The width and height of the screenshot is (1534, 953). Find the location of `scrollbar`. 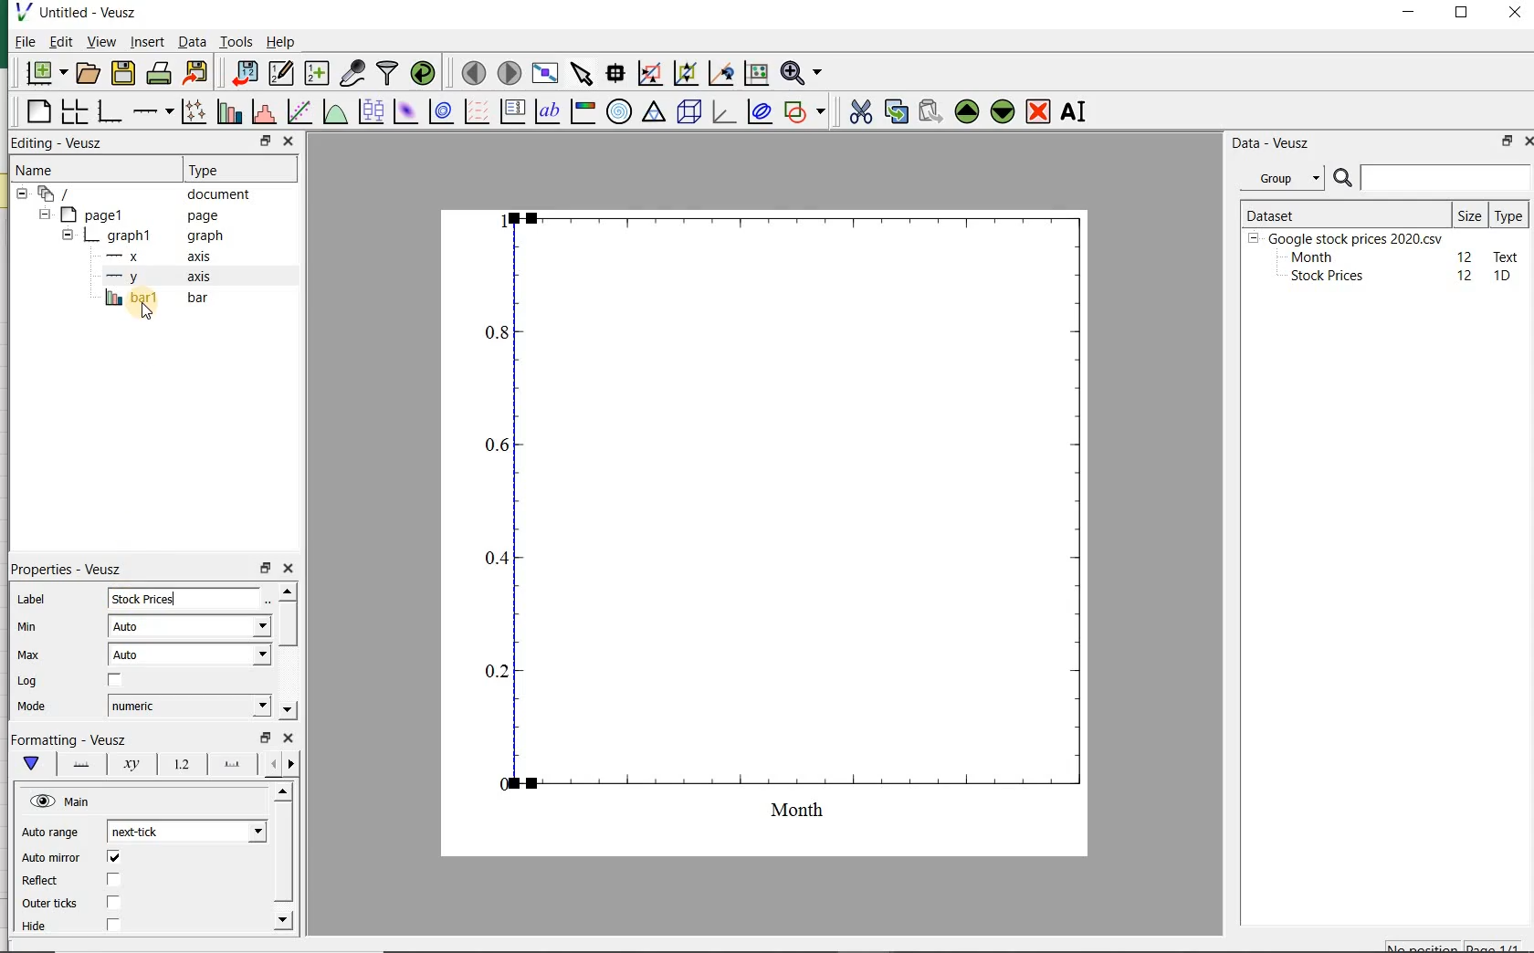

scrollbar is located at coordinates (281, 860).